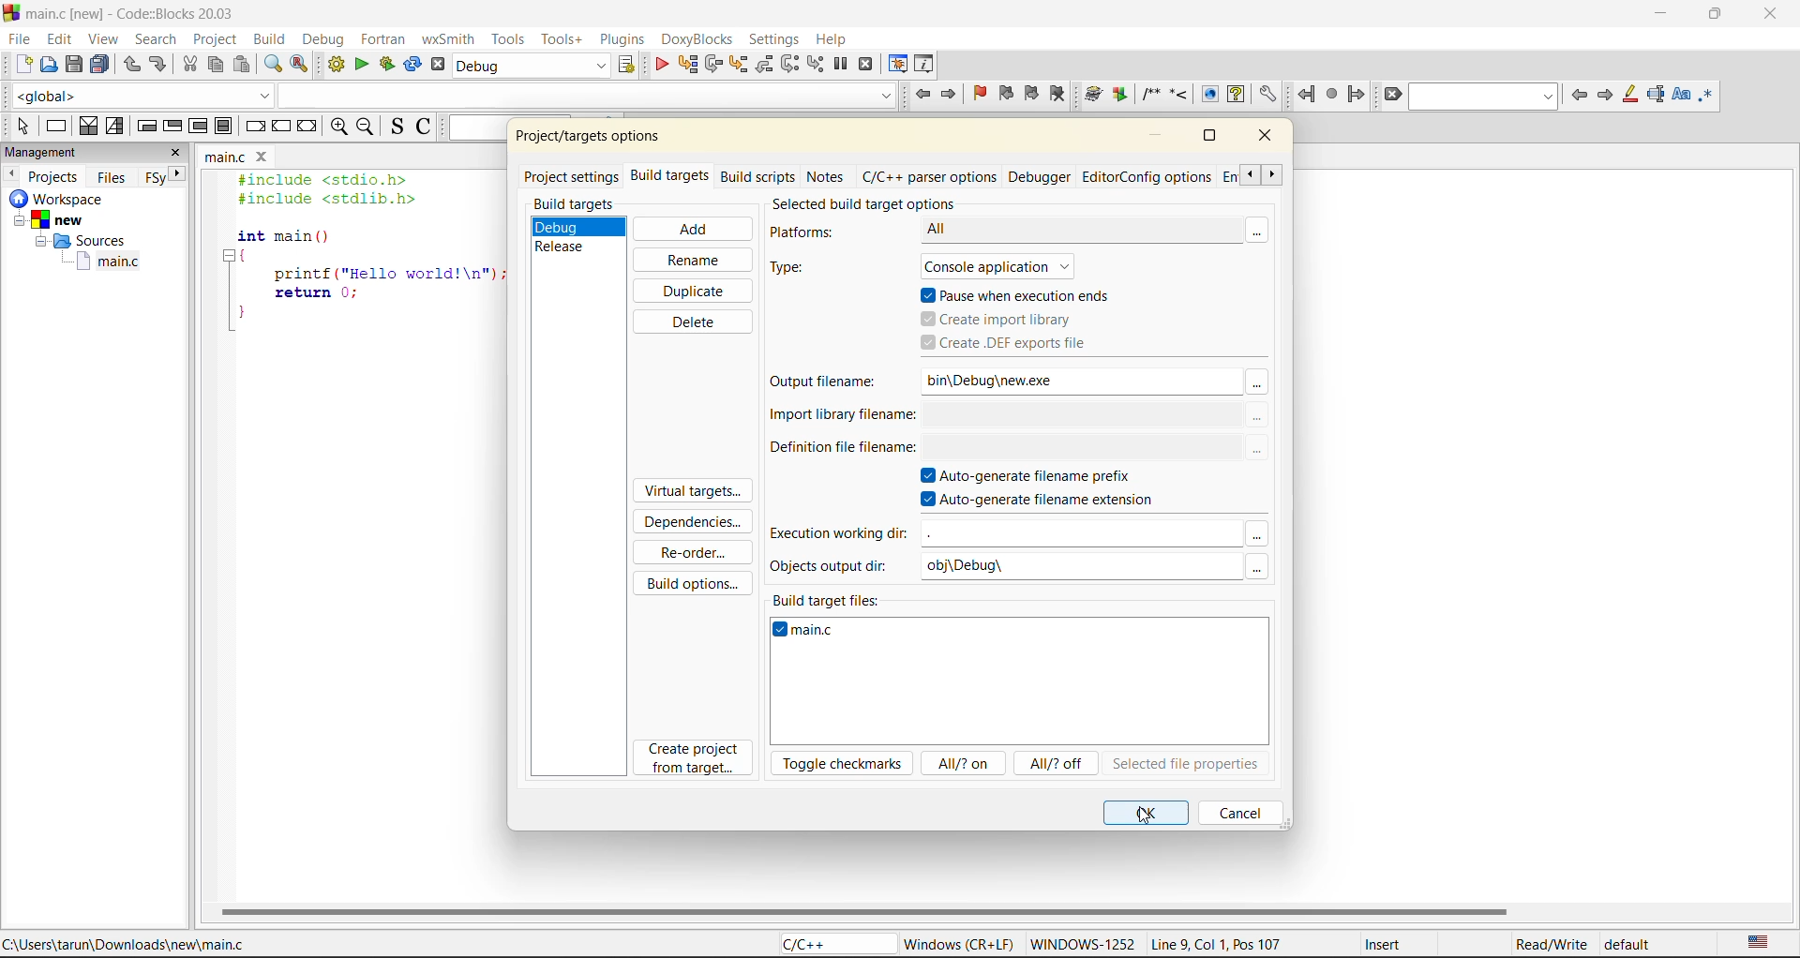 The image size is (1800, 958). Describe the element at coordinates (1711, 94) in the screenshot. I see `use regex` at that location.